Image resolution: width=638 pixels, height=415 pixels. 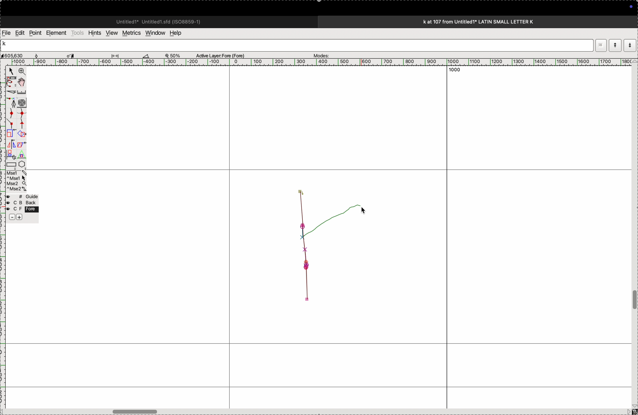 I want to click on element, so click(x=57, y=33).